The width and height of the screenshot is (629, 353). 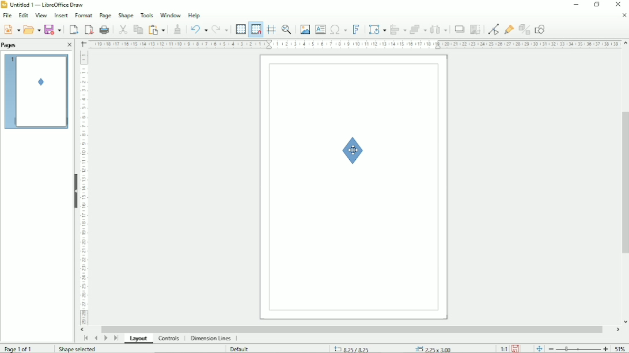 I want to click on Help, so click(x=195, y=15).